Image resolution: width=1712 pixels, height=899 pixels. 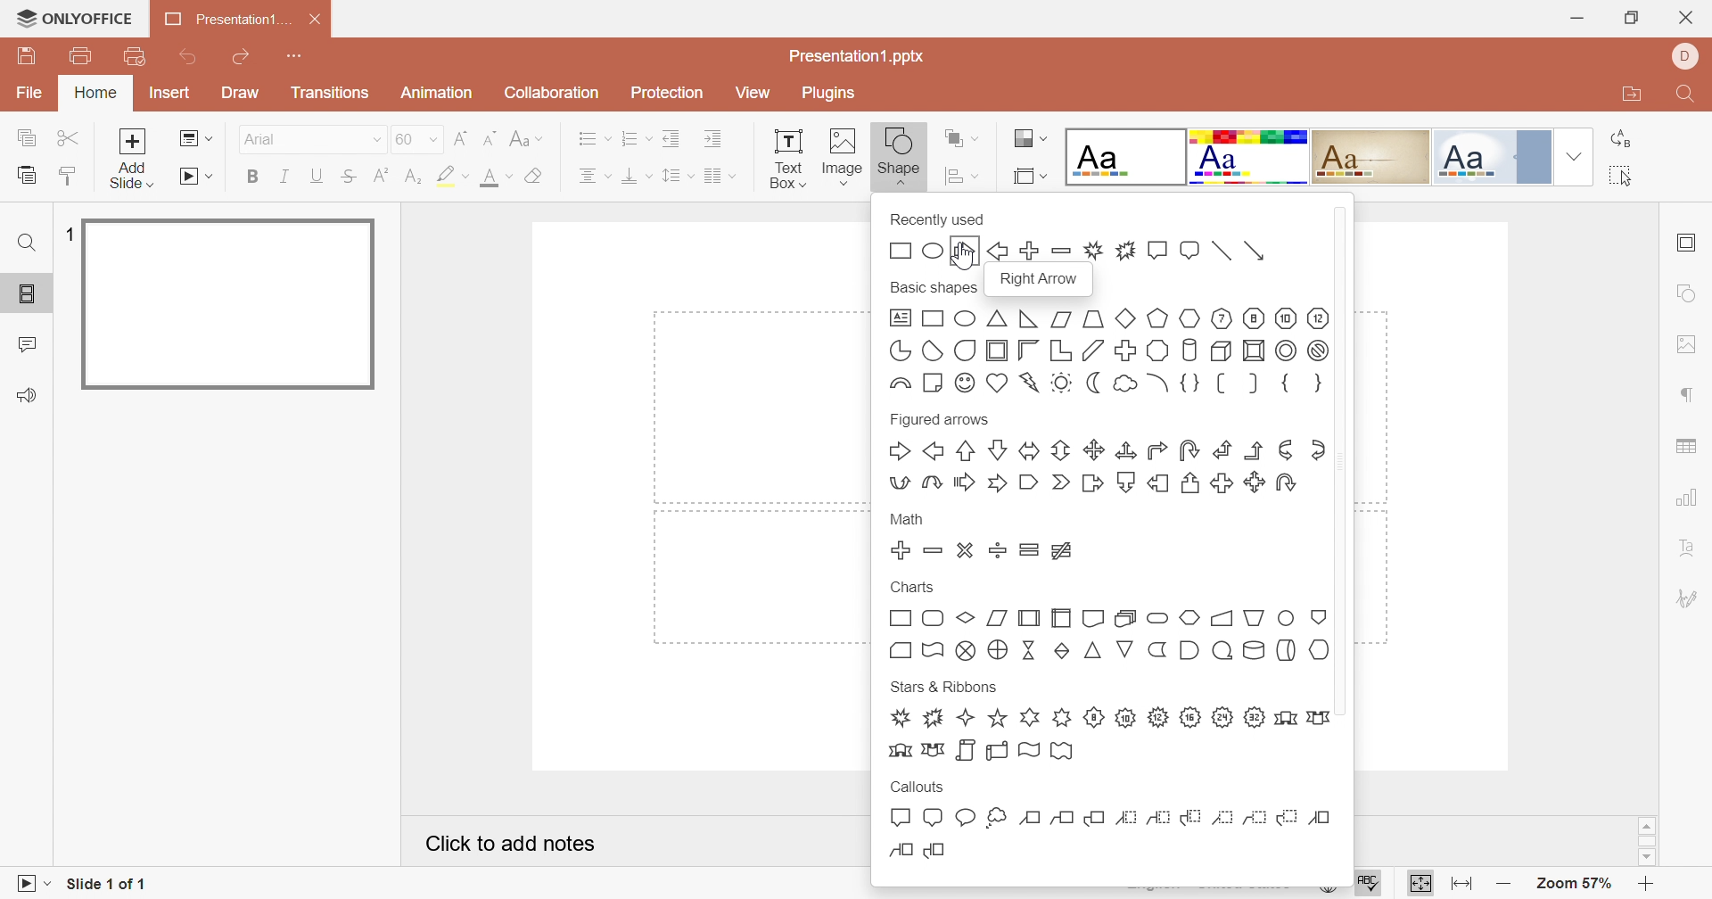 I want to click on Image, so click(x=840, y=157).